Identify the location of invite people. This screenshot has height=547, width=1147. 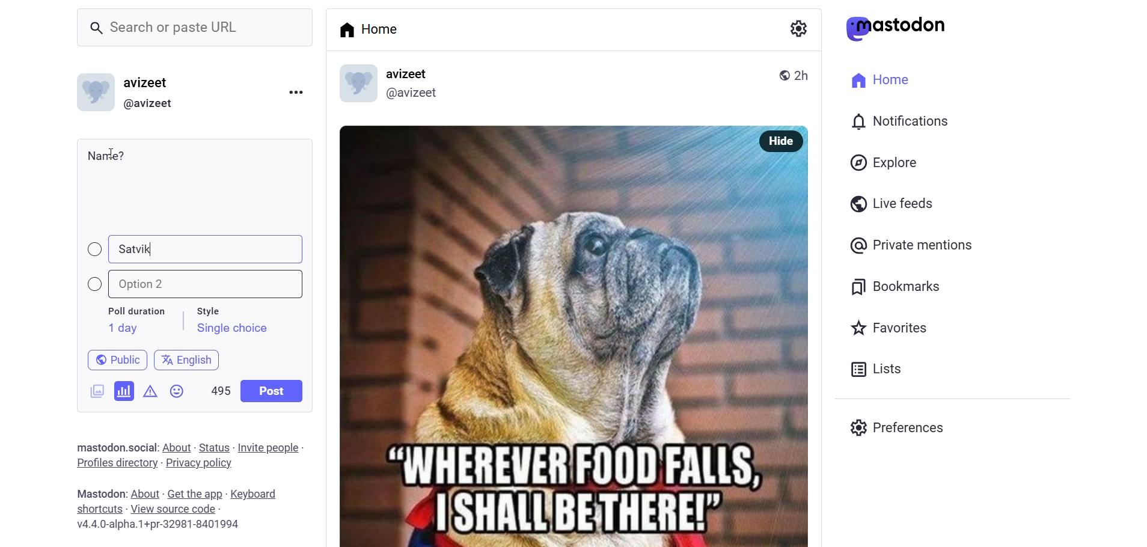
(271, 447).